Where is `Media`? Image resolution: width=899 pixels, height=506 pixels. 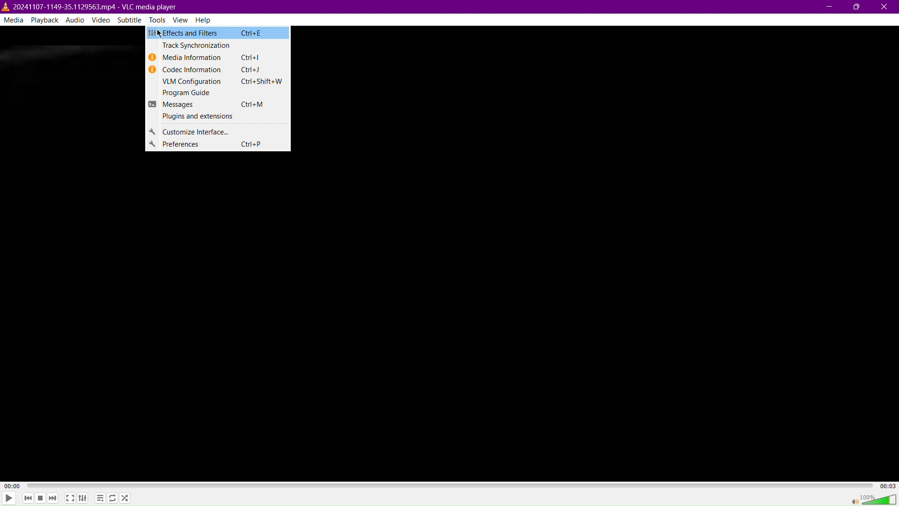
Media is located at coordinates (13, 19).